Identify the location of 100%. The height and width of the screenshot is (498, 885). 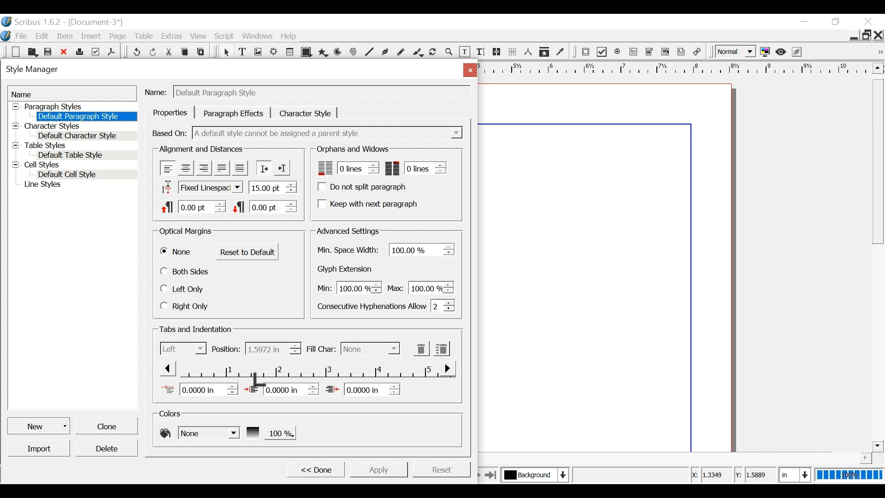
(848, 475).